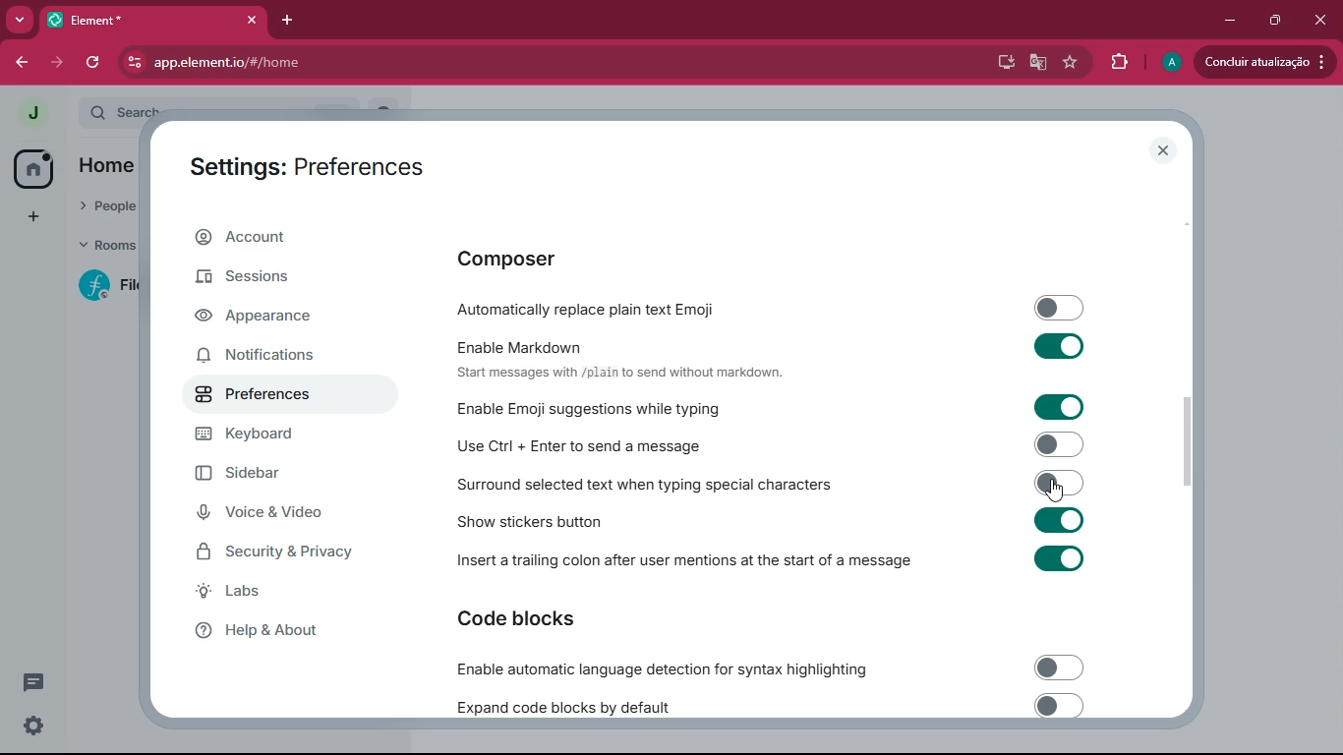 Image resolution: width=1343 pixels, height=755 pixels. Describe the element at coordinates (1165, 152) in the screenshot. I see `close` at that location.